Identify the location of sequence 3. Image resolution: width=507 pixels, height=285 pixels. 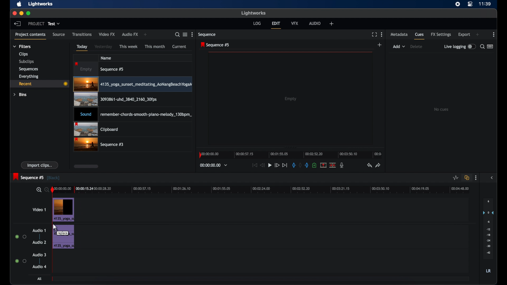
(99, 145).